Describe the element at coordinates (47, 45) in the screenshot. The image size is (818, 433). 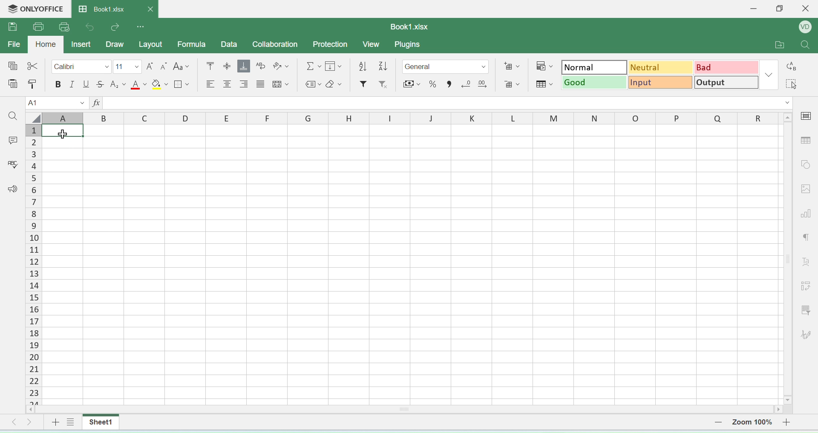
I see `` at that location.